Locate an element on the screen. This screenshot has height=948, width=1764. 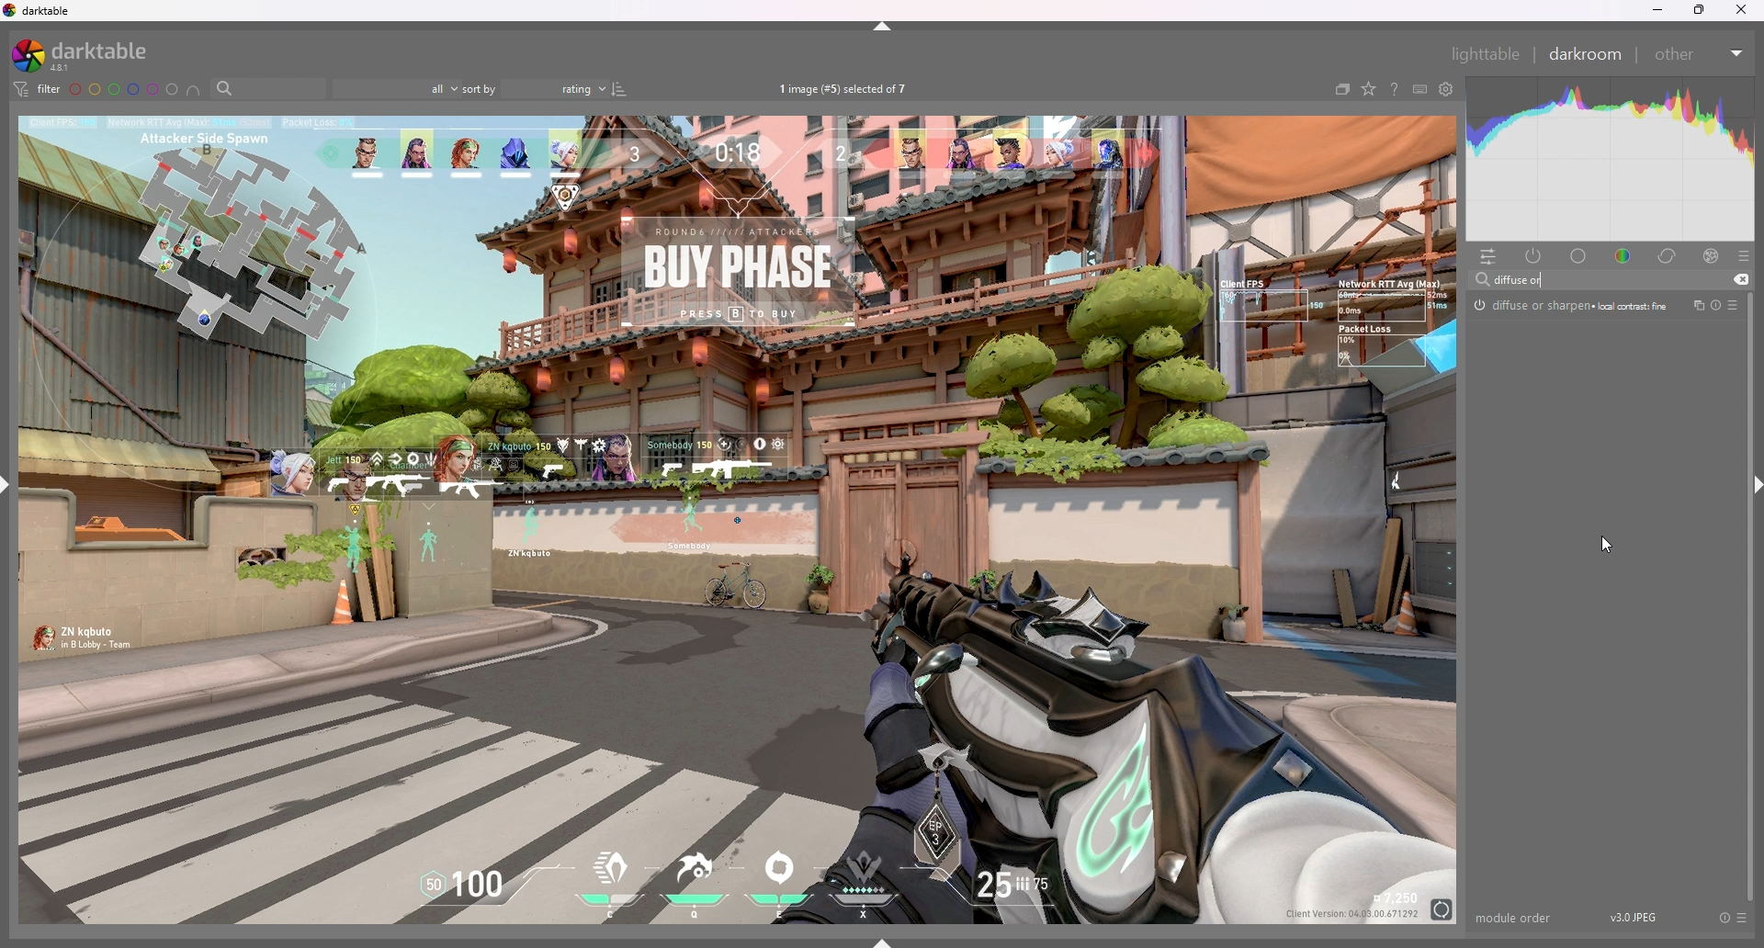
sort by is located at coordinates (535, 88).